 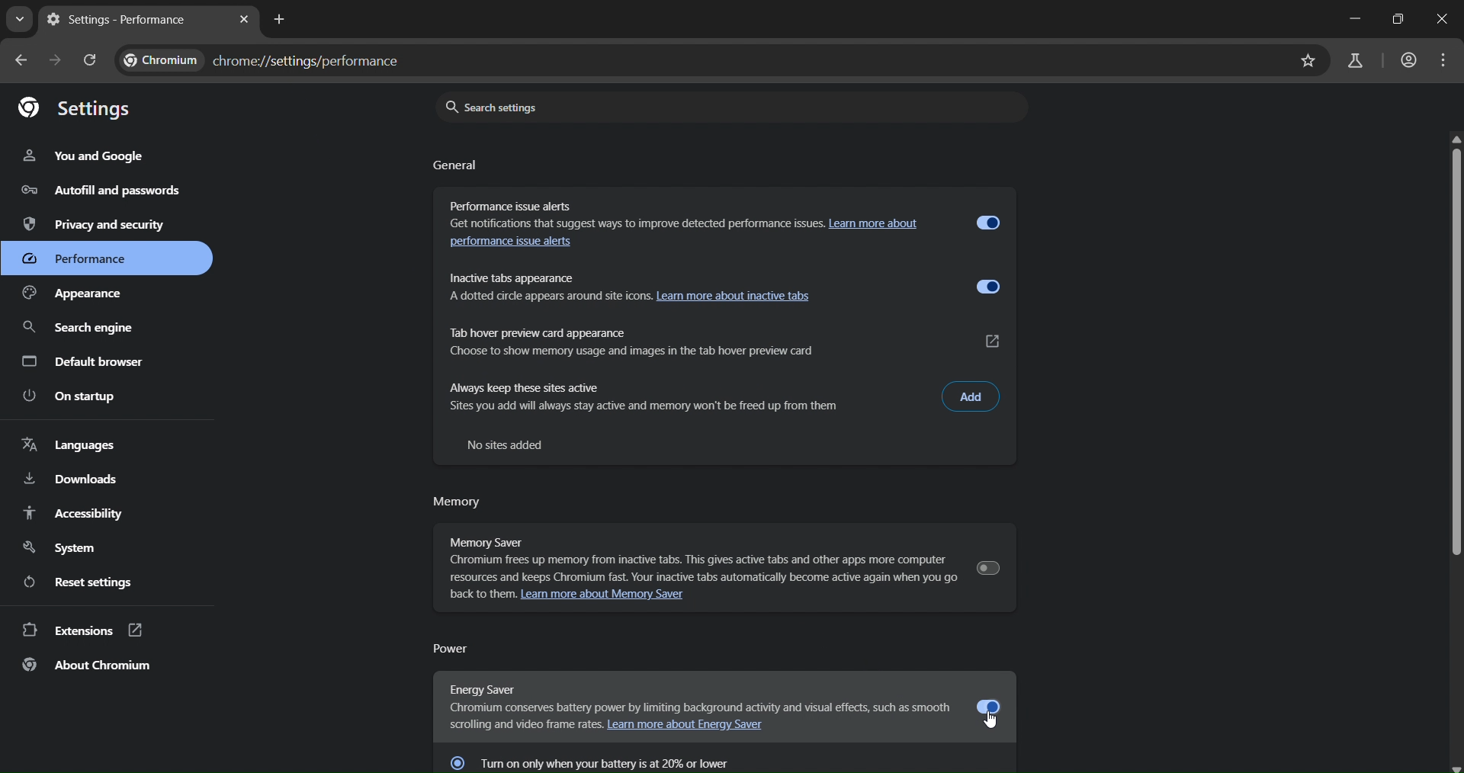 I want to click on toggle button, so click(x=991, y=706).